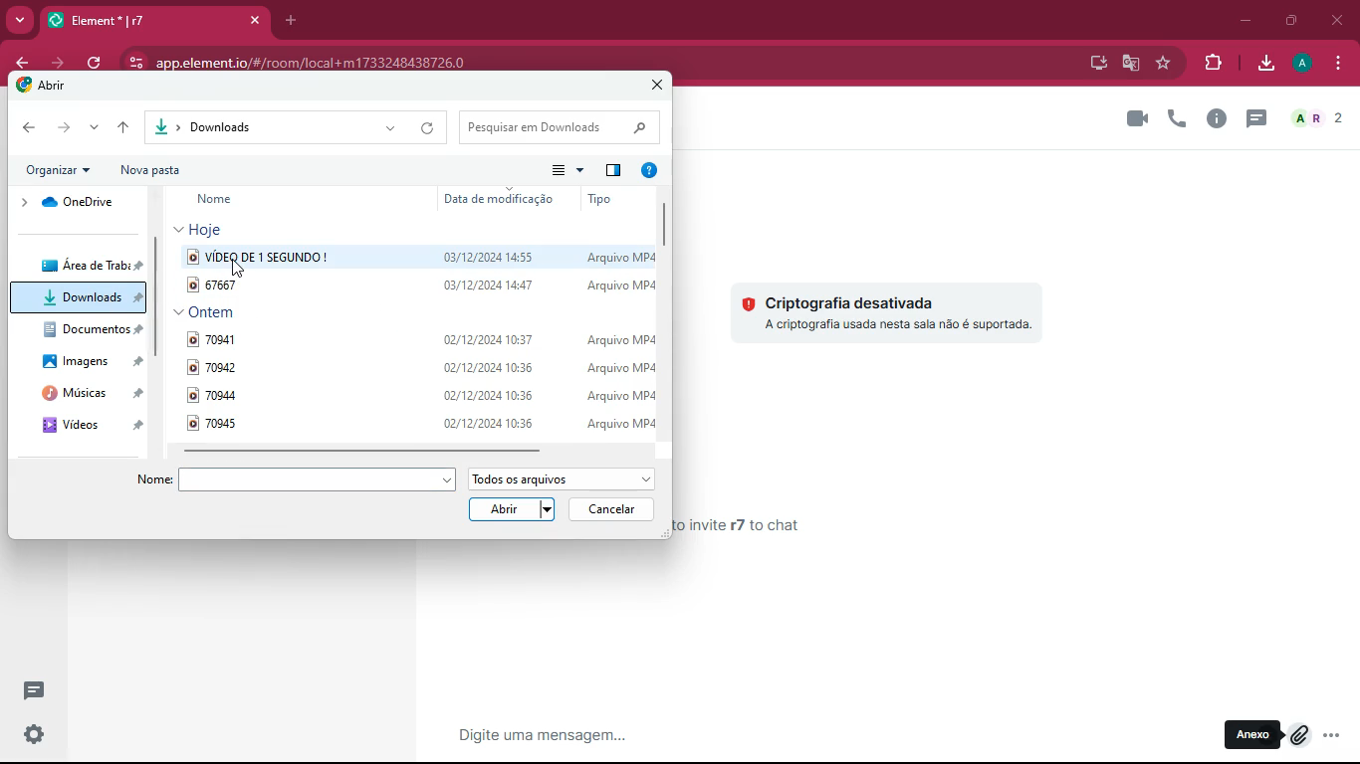 The image size is (1360, 764). Describe the element at coordinates (665, 223) in the screenshot. I see `vertical scrollbar` at that location.